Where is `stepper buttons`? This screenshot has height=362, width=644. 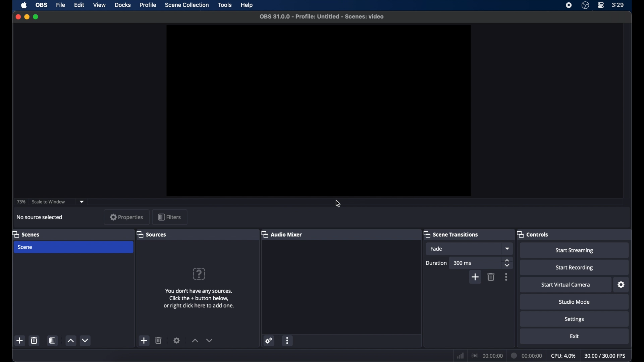 stepper buttons is located at coordinates (507, 263).